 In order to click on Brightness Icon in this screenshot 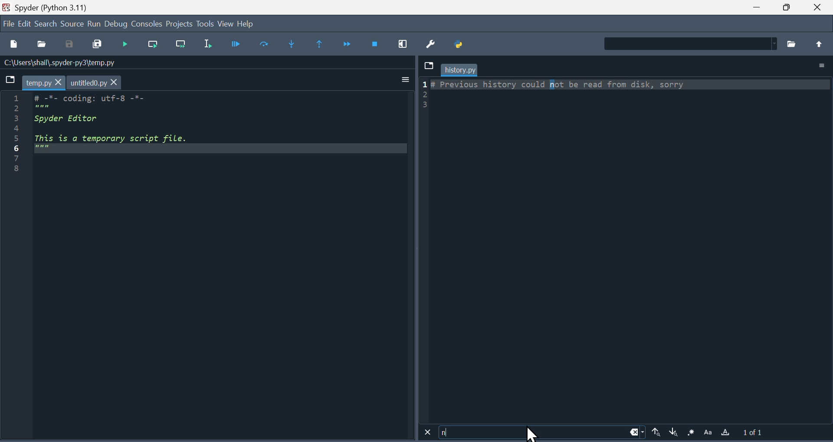, I will do `click(691, 433)`.